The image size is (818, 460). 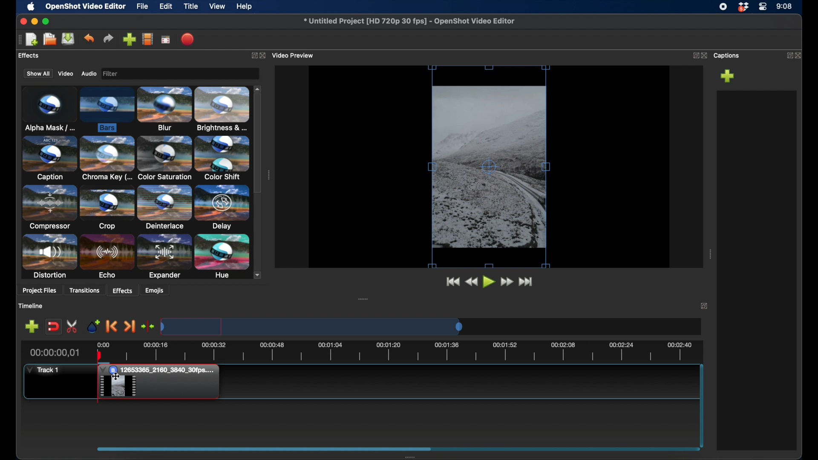 I want to click on expand, so click(x=787, y=55).